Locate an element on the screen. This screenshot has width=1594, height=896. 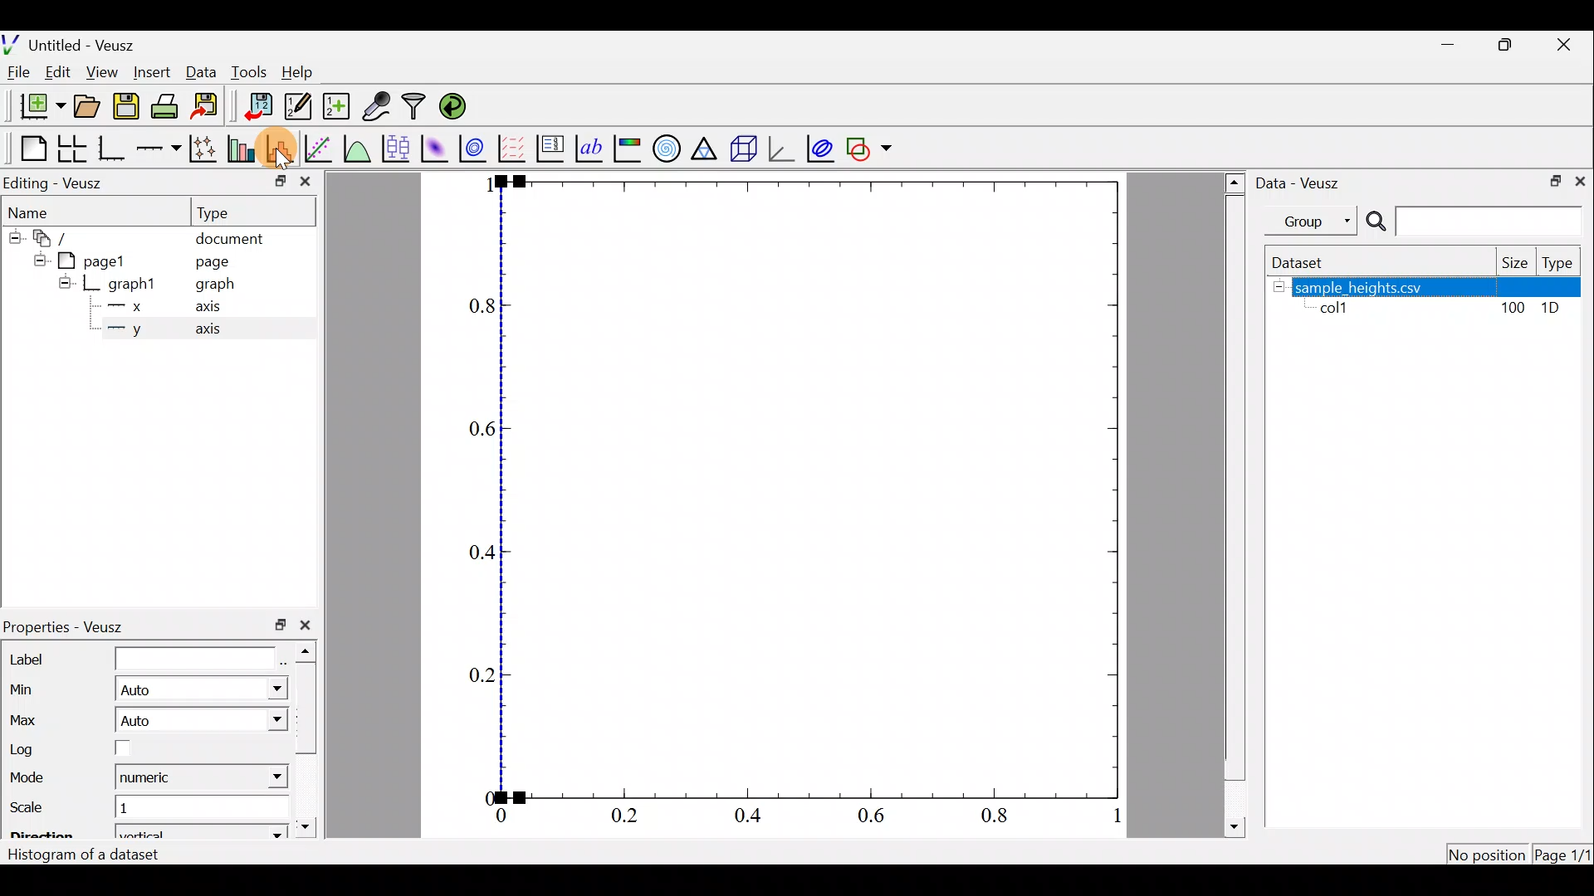
0.6 is located at coordinates (876, 818).